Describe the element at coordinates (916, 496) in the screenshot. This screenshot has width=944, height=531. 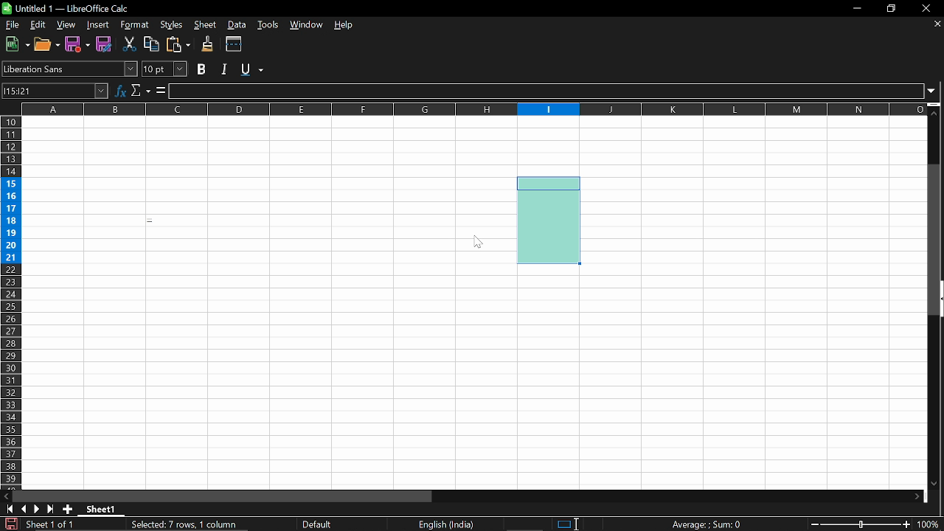
I see `Move down` at that location.